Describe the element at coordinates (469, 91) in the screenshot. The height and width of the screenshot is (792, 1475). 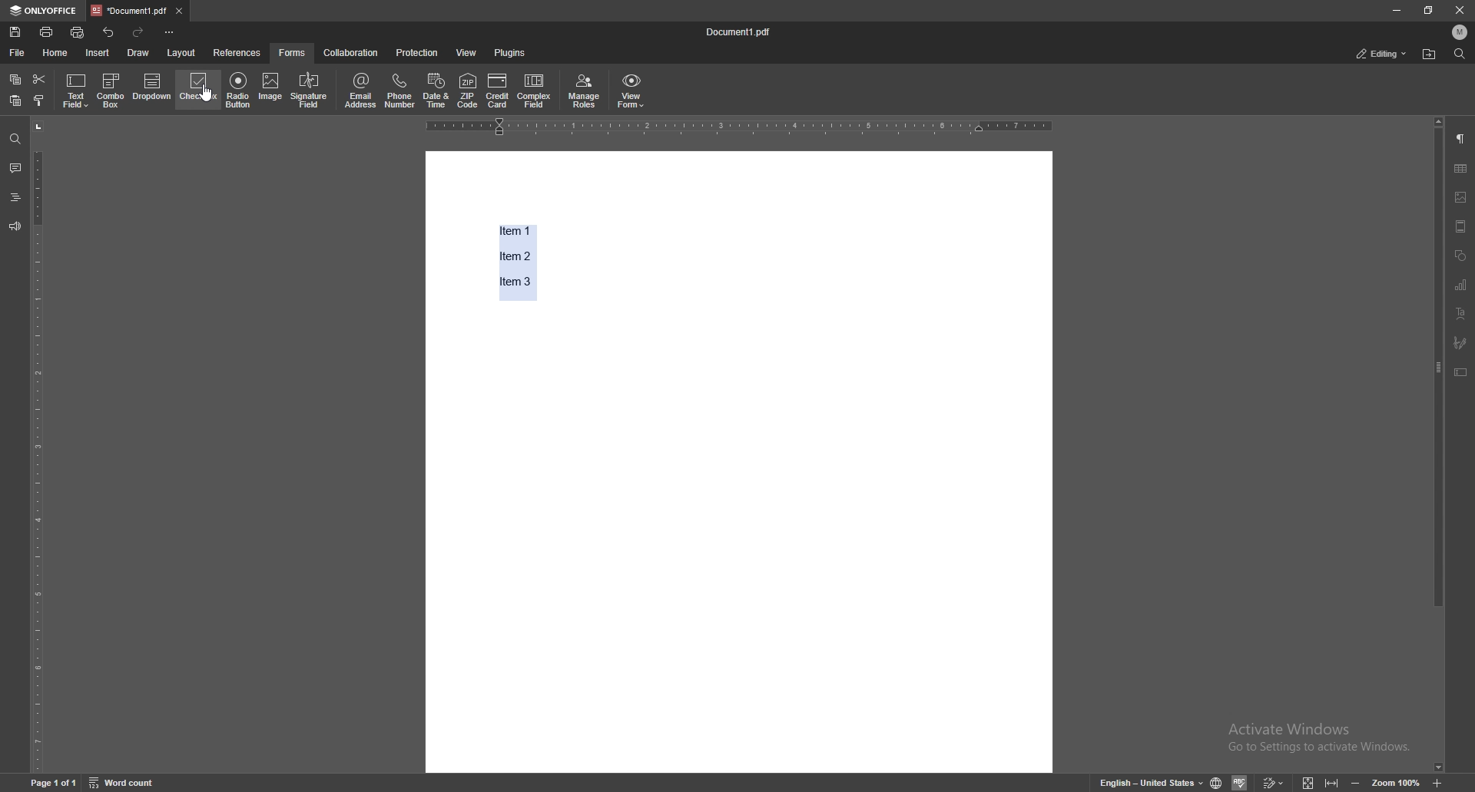
I see `zip code` at that location.